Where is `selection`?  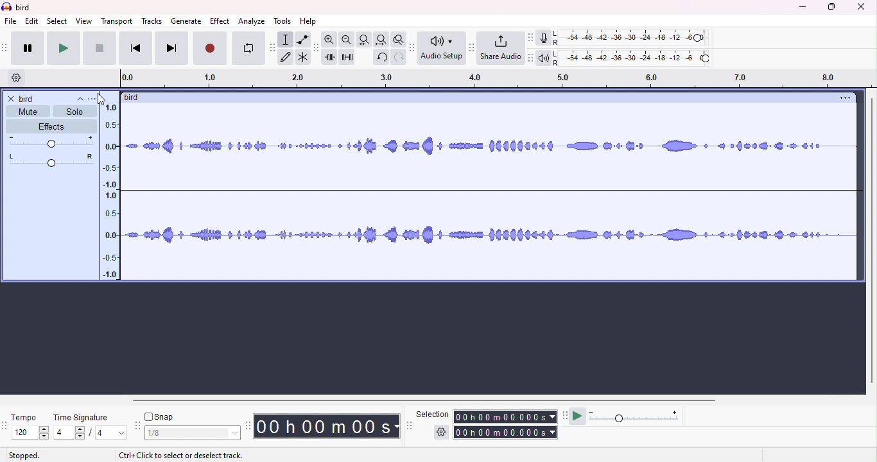 selection is located at coordinates (287, 39).